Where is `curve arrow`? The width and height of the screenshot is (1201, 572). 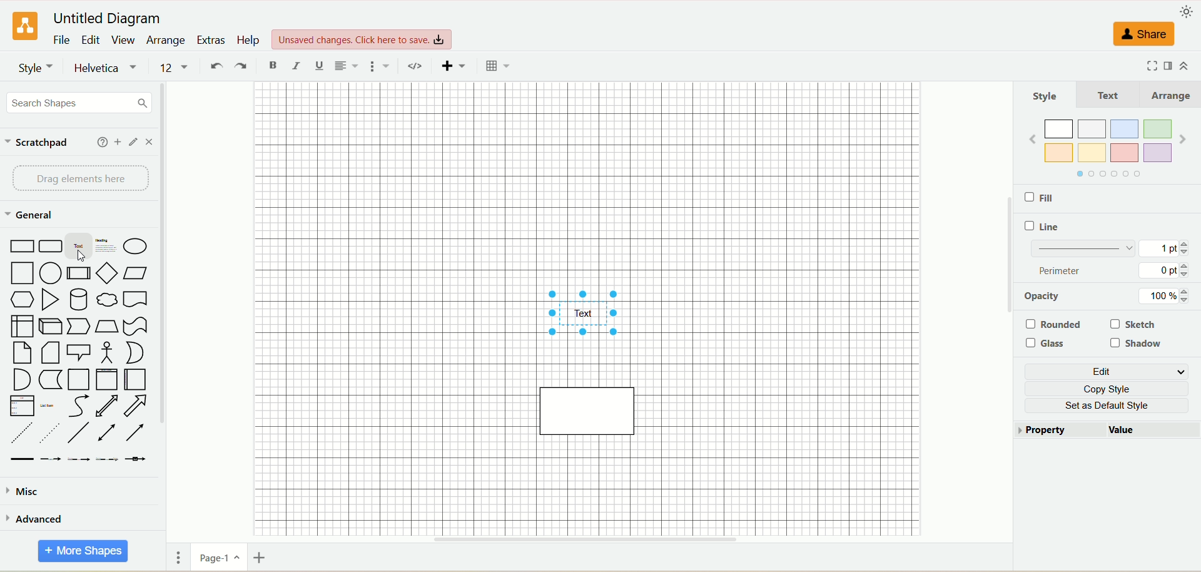 curve arrow is located at coordinates (78, 406).